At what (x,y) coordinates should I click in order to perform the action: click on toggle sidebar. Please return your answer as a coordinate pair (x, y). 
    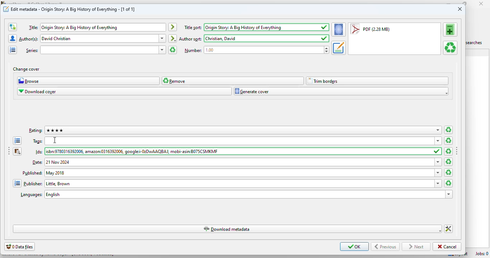
    Looking at the image, I should click on (8, 152).